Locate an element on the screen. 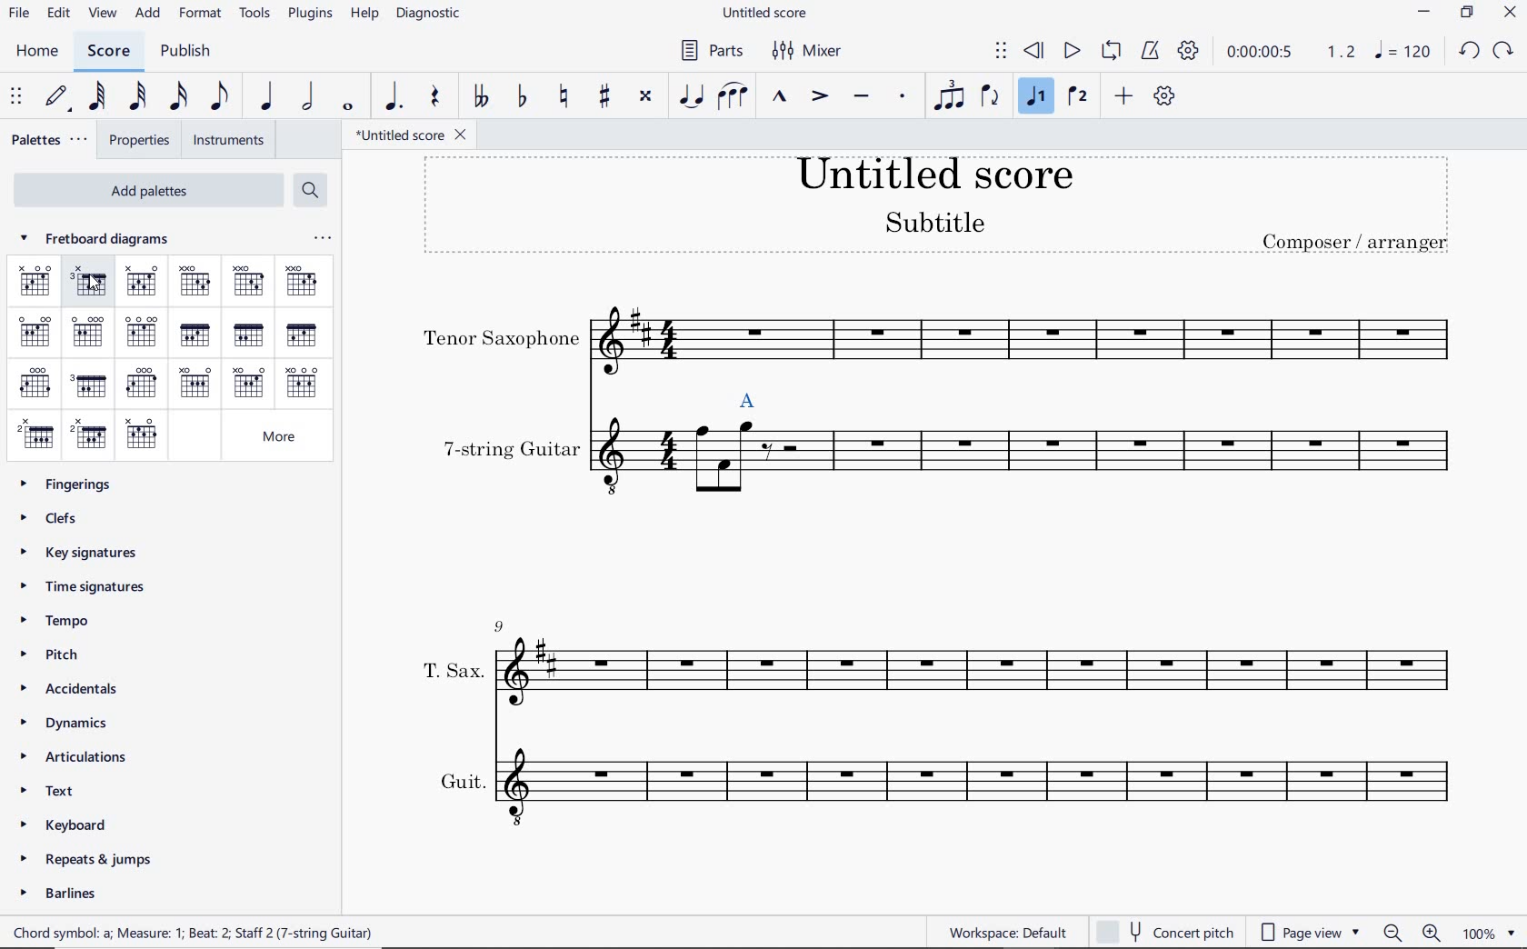  BM is located at coordinates (91, 435).